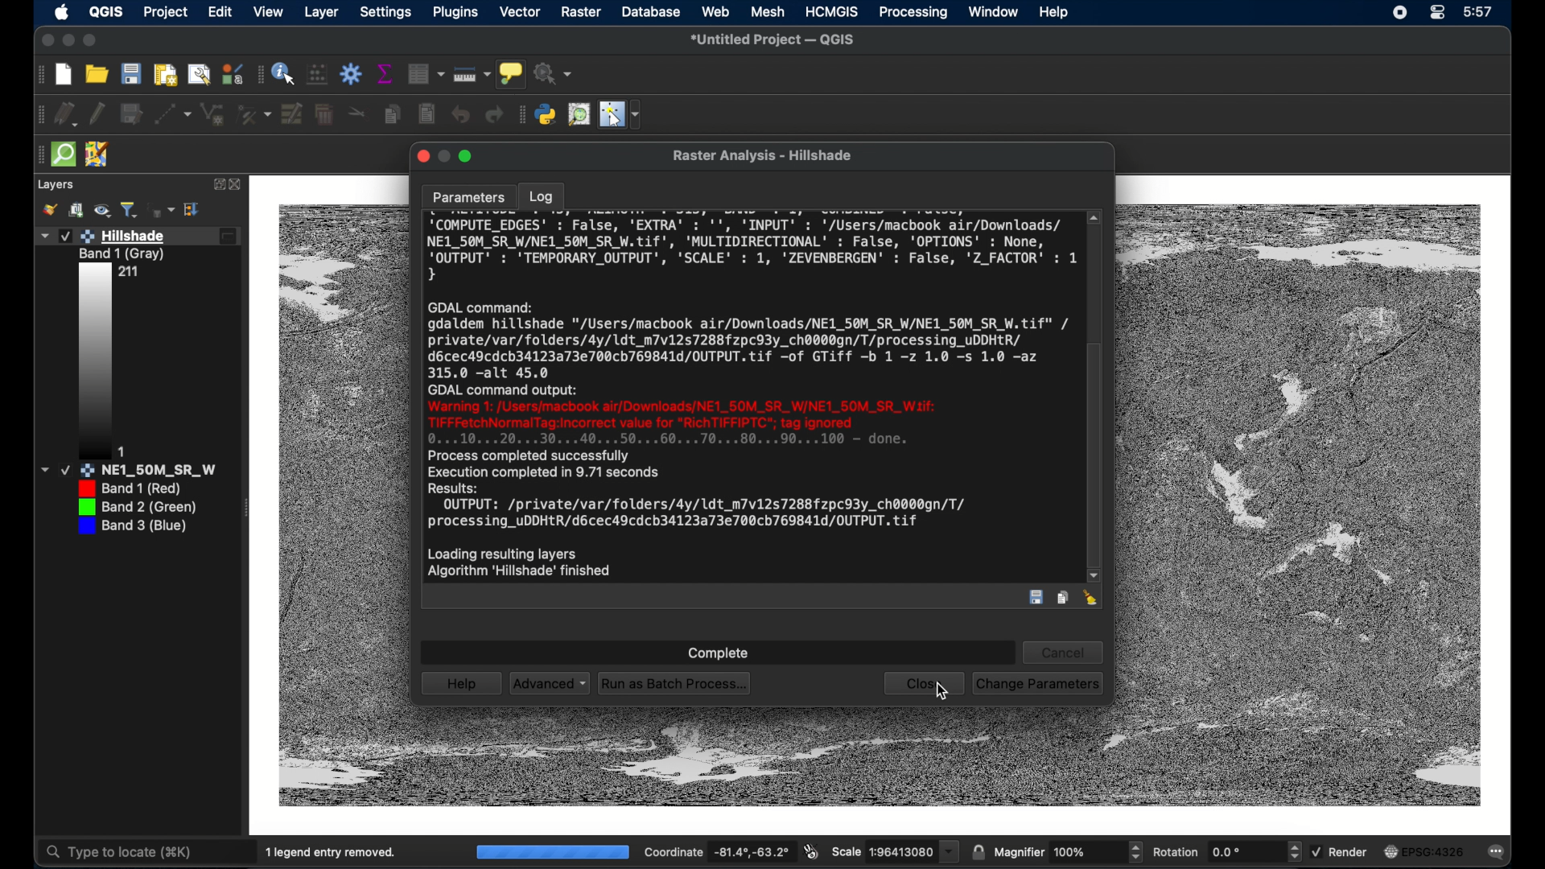 The image size is (1545, 869). What do you see at coordinates (49, 211) in the screenshot?
I see `styling panel` at bounding box center [49, 211].